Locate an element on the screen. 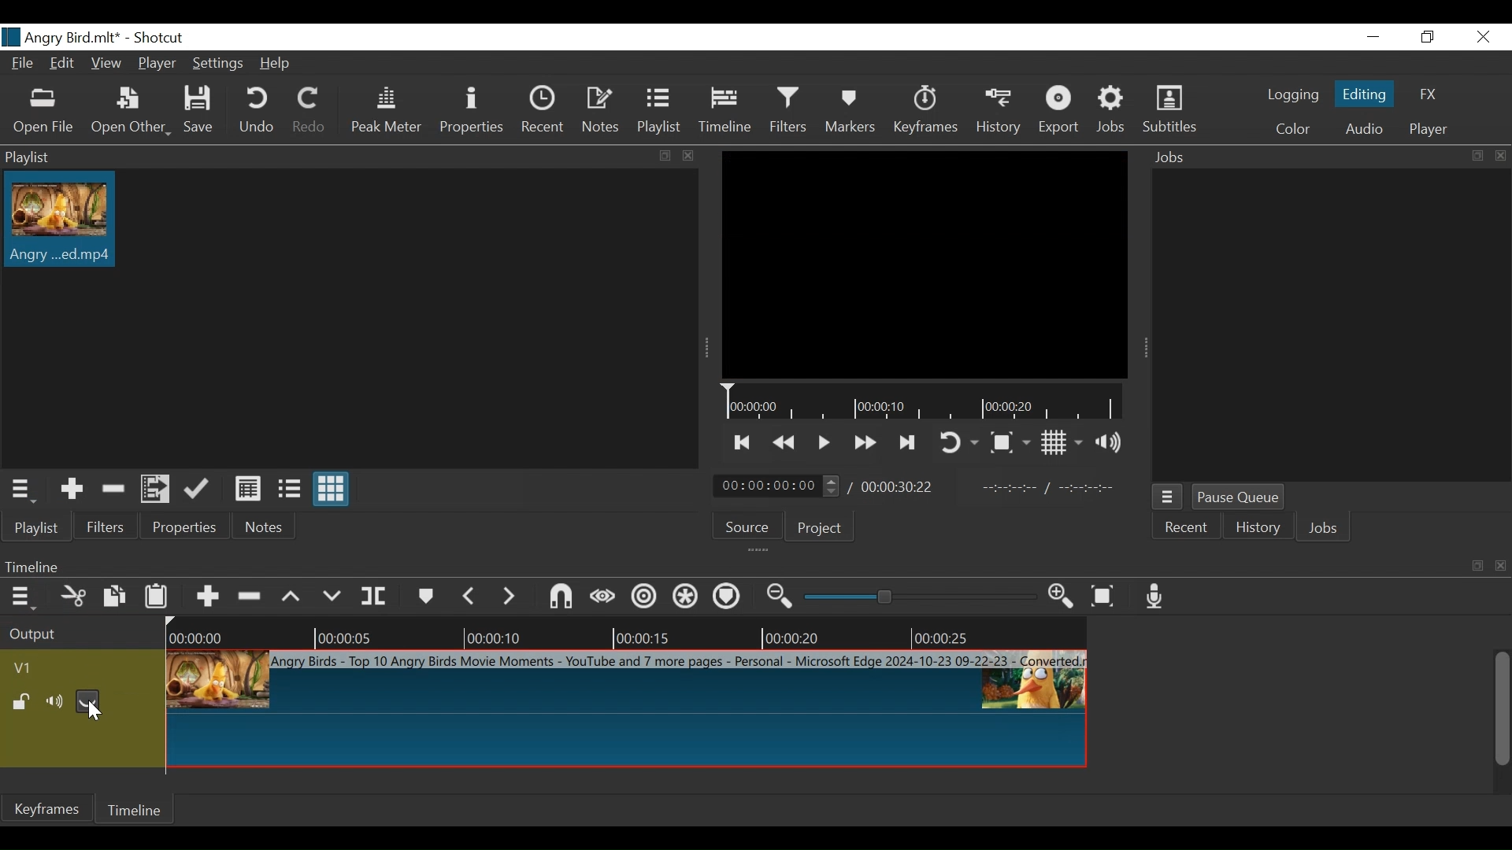 The width and height of the screenshot is (1512, 850). Playlist is located at coordinates (36, 527).